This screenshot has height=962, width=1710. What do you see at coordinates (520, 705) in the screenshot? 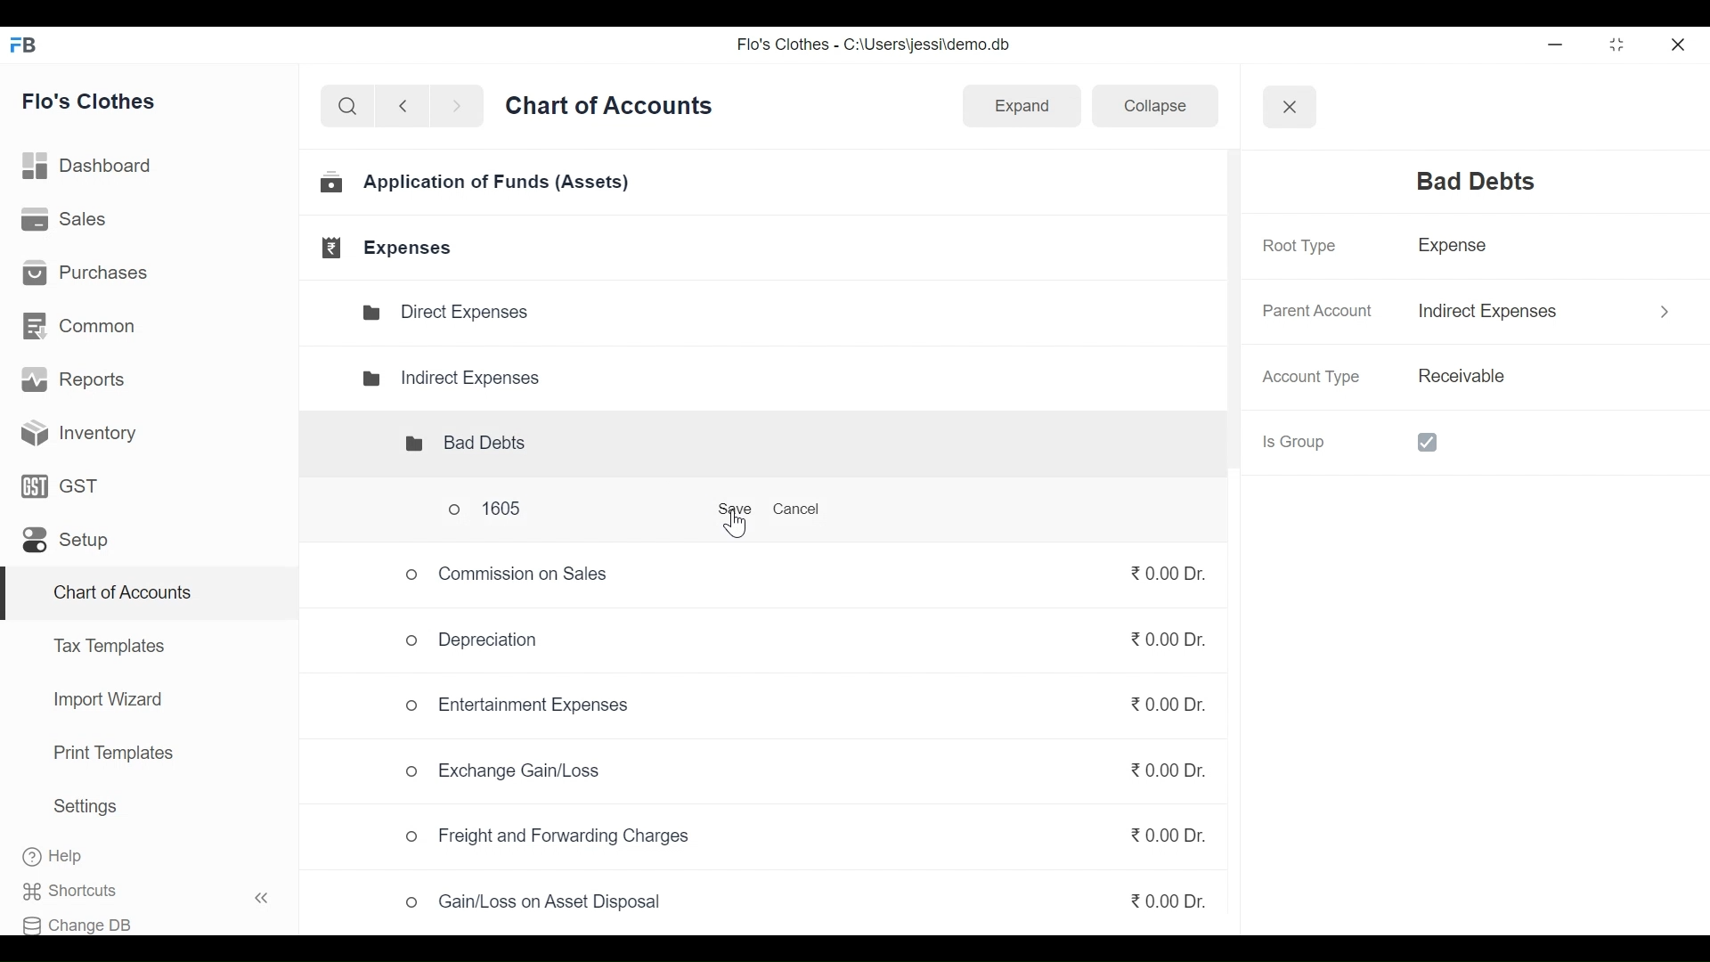
I see `Entertainment Expenses` at bounding box center [520, 705].